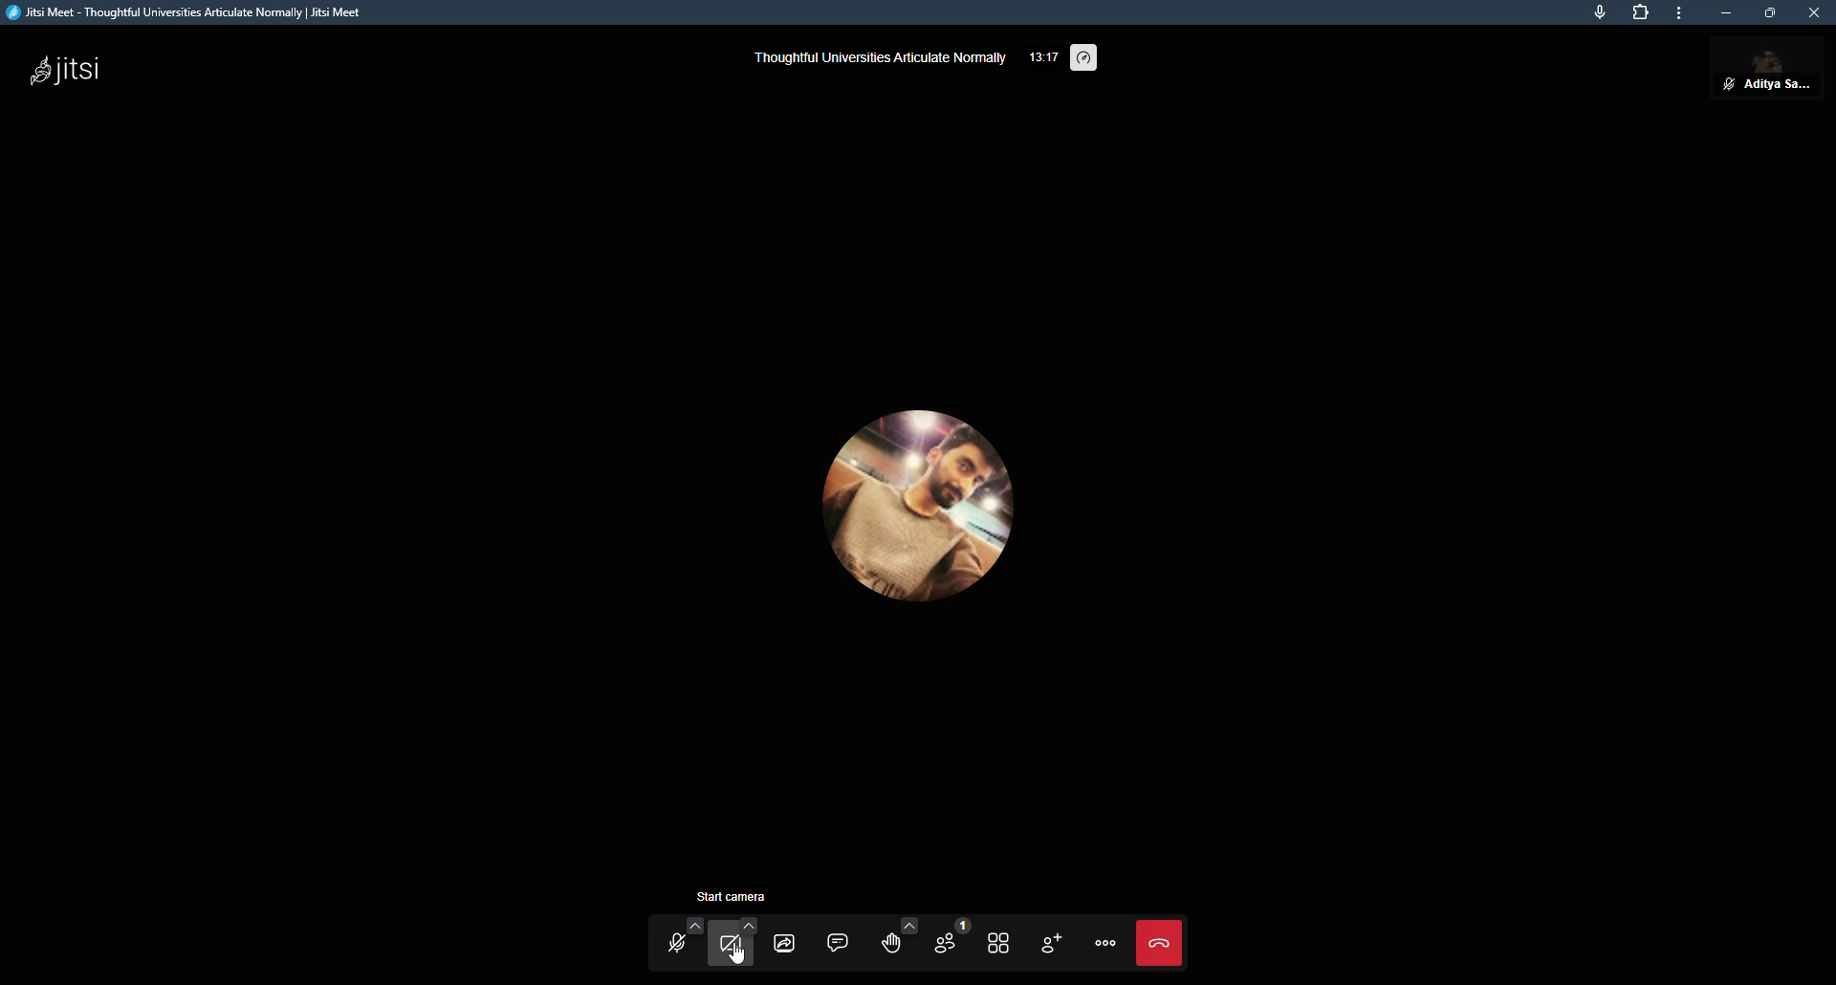 The image size is (1836, 985). I want to click on end call, so click(1166, 944).